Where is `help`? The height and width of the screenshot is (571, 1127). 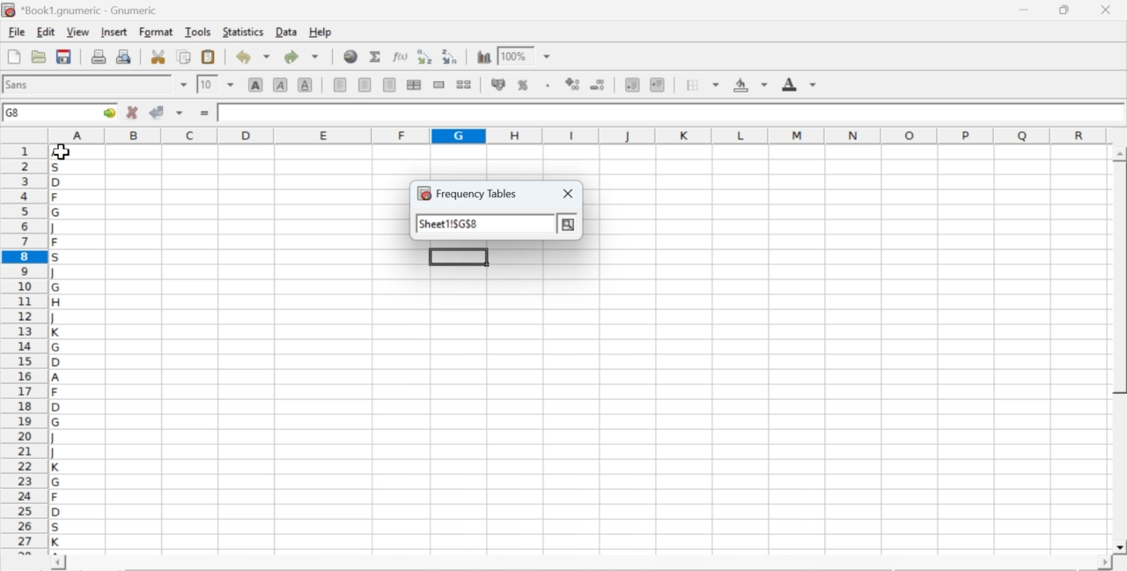 help is located at coordinates (322, 33).